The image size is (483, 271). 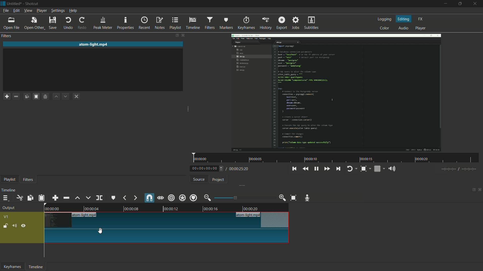 What do you see at coordinates (460, 4) in the screenshot?
I see `maximize` at bounding box center [460, 4].